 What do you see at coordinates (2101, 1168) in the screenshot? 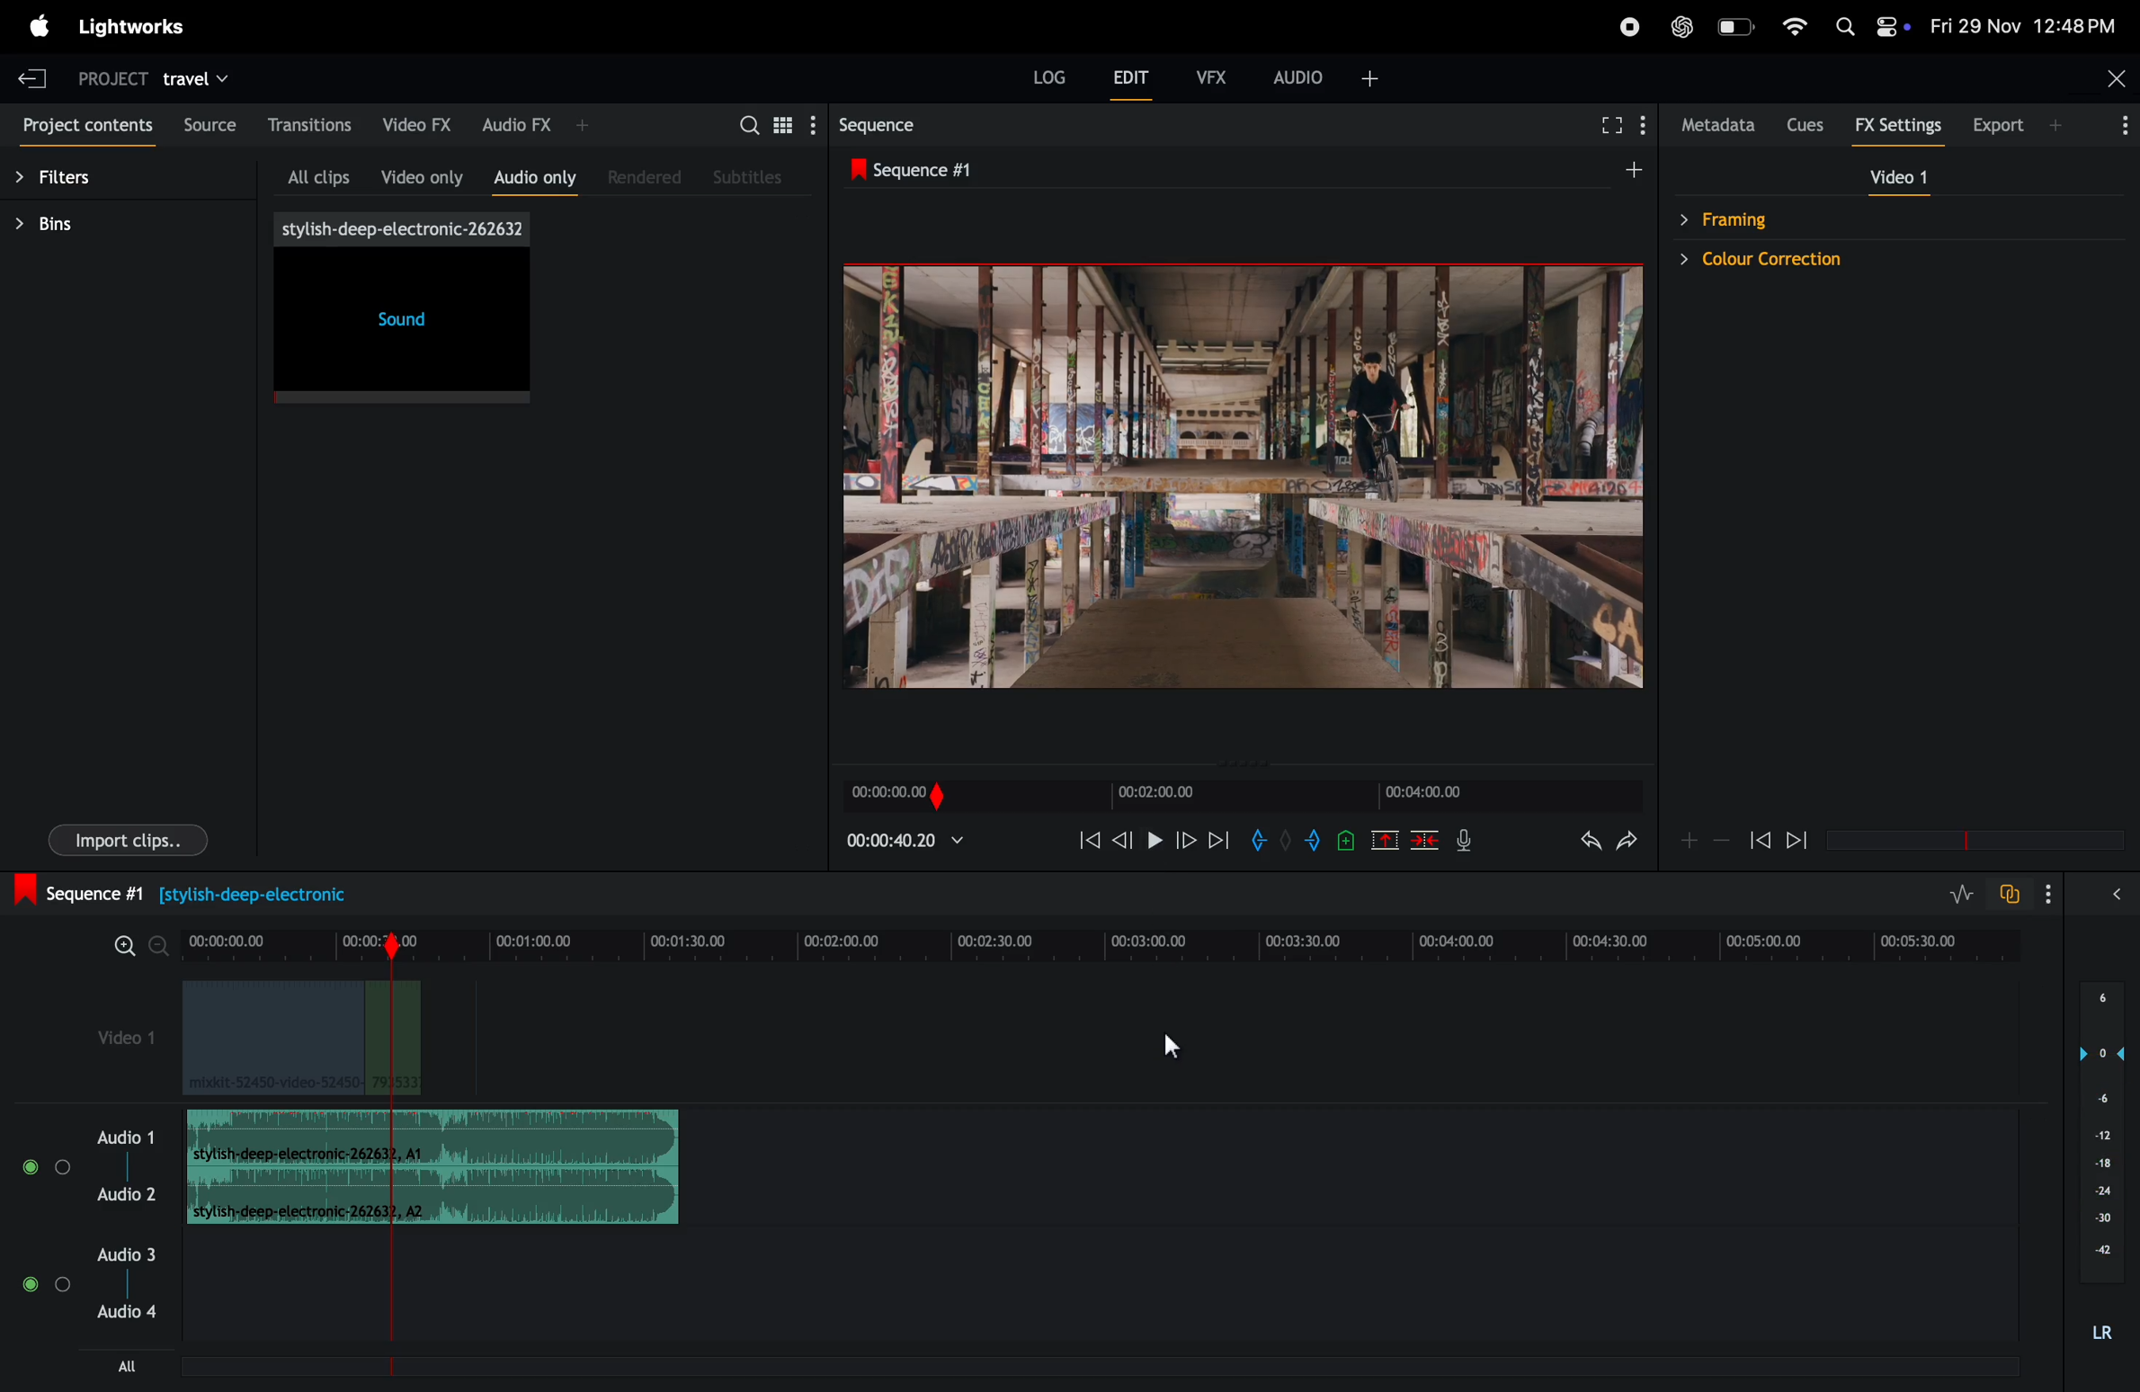
I see `audio pitch` at bounding box center [2101, 1168].